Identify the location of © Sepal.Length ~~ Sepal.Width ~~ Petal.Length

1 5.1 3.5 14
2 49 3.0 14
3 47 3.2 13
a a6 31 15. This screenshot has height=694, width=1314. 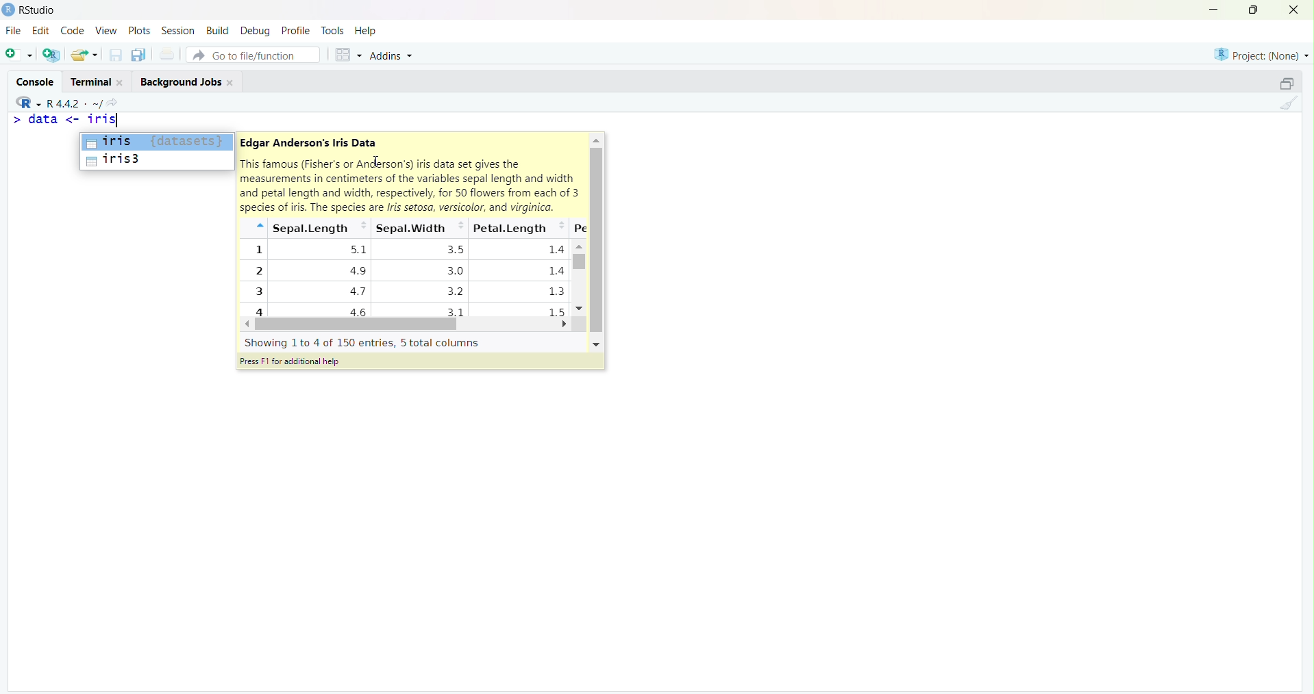
(404, 268).